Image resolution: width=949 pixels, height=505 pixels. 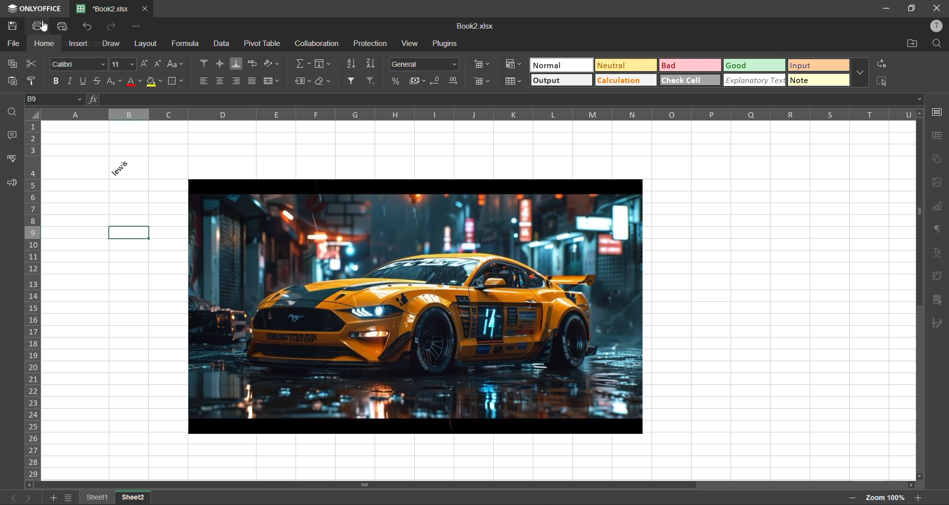 What do you see at coordinates (221, 45) in the screenshot?
I see `data` at bounding box center [221, 45].